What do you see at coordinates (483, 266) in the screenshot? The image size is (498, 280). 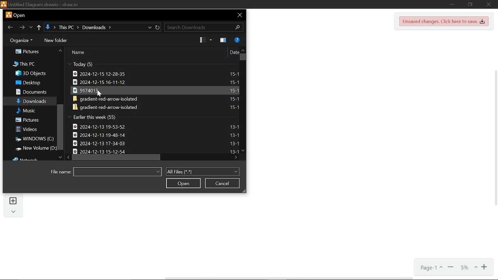 I see `Zoom in` at bounding box center [483, 266].